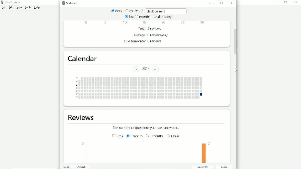 The image size is (301, 169). What do you see at coordinates (162, 17) in the screenshot?
I see `all history` at bounding box center [162, 17].